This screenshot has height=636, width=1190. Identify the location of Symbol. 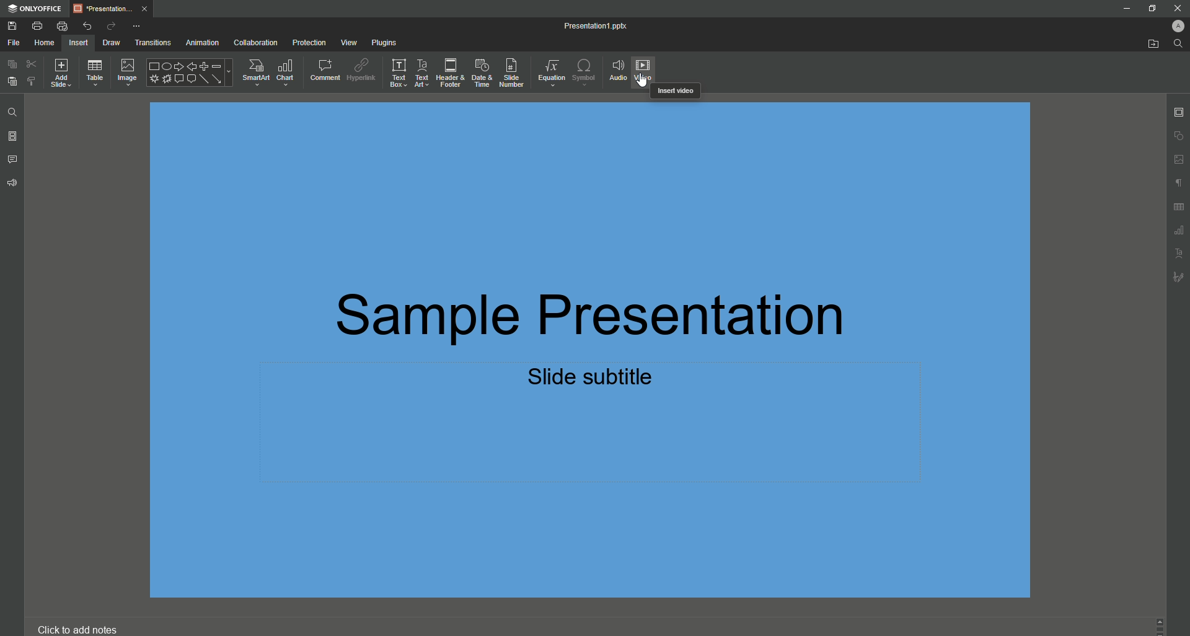
(584, 71).